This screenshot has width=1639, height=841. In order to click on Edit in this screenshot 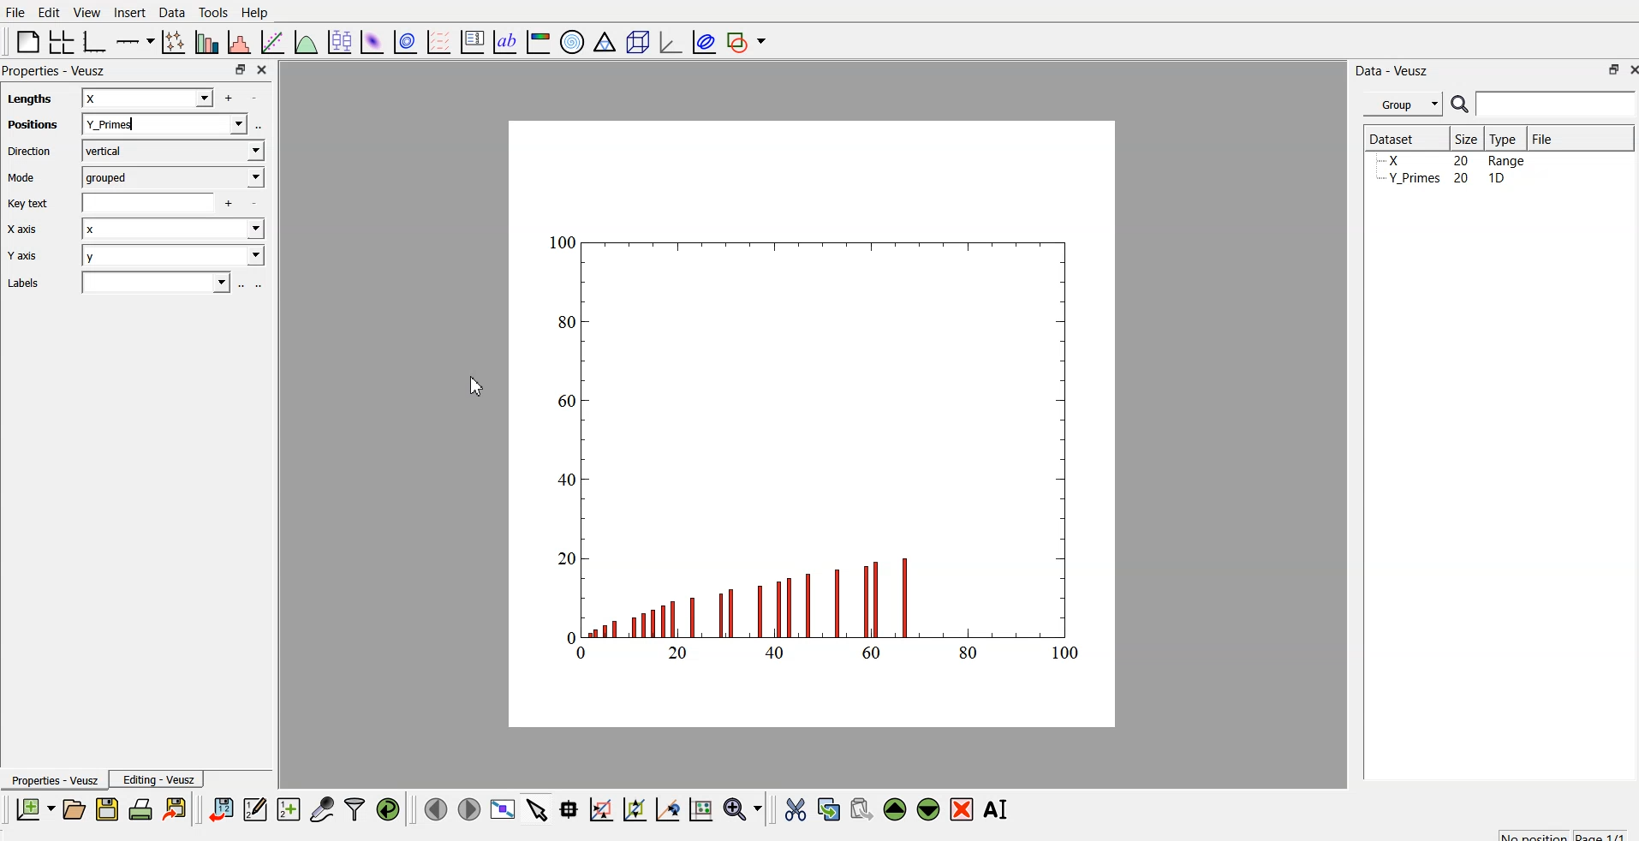, I will do `click(46, 11)`.